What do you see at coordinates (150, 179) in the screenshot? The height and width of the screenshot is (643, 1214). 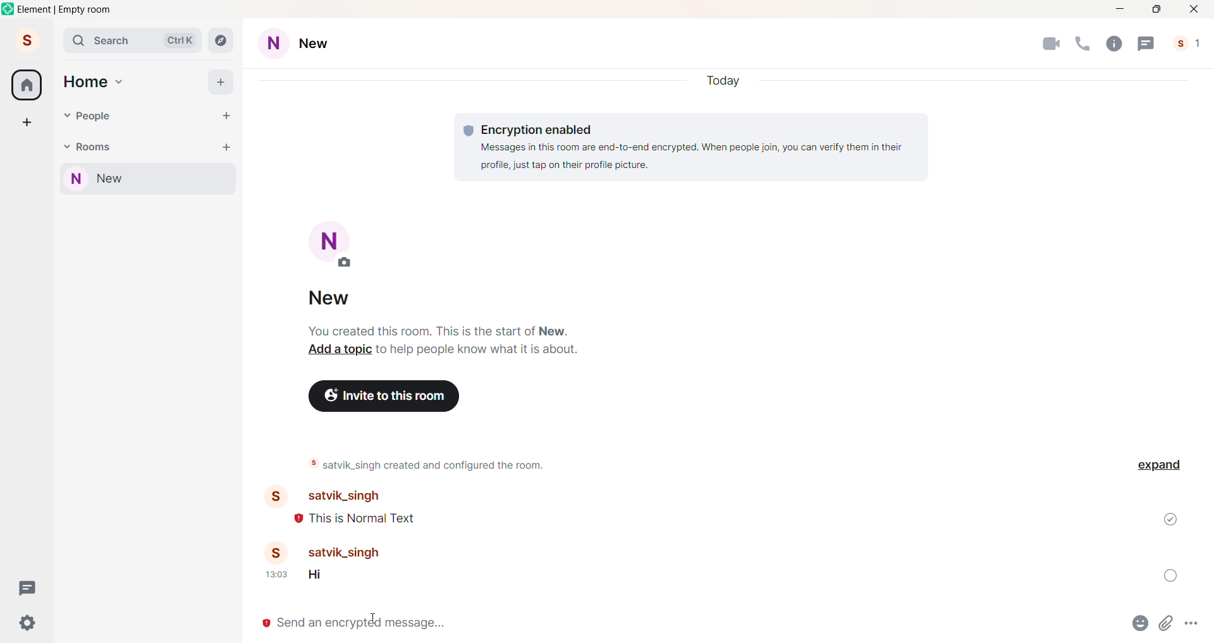 I see `Current Room` at bounding box center [150, 179].